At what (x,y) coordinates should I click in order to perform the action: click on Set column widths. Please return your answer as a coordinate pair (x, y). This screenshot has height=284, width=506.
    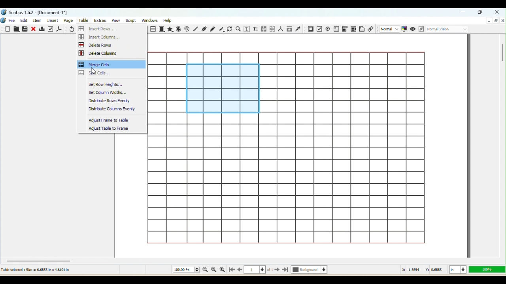
    Looking at the image, I should click on (110, 92).